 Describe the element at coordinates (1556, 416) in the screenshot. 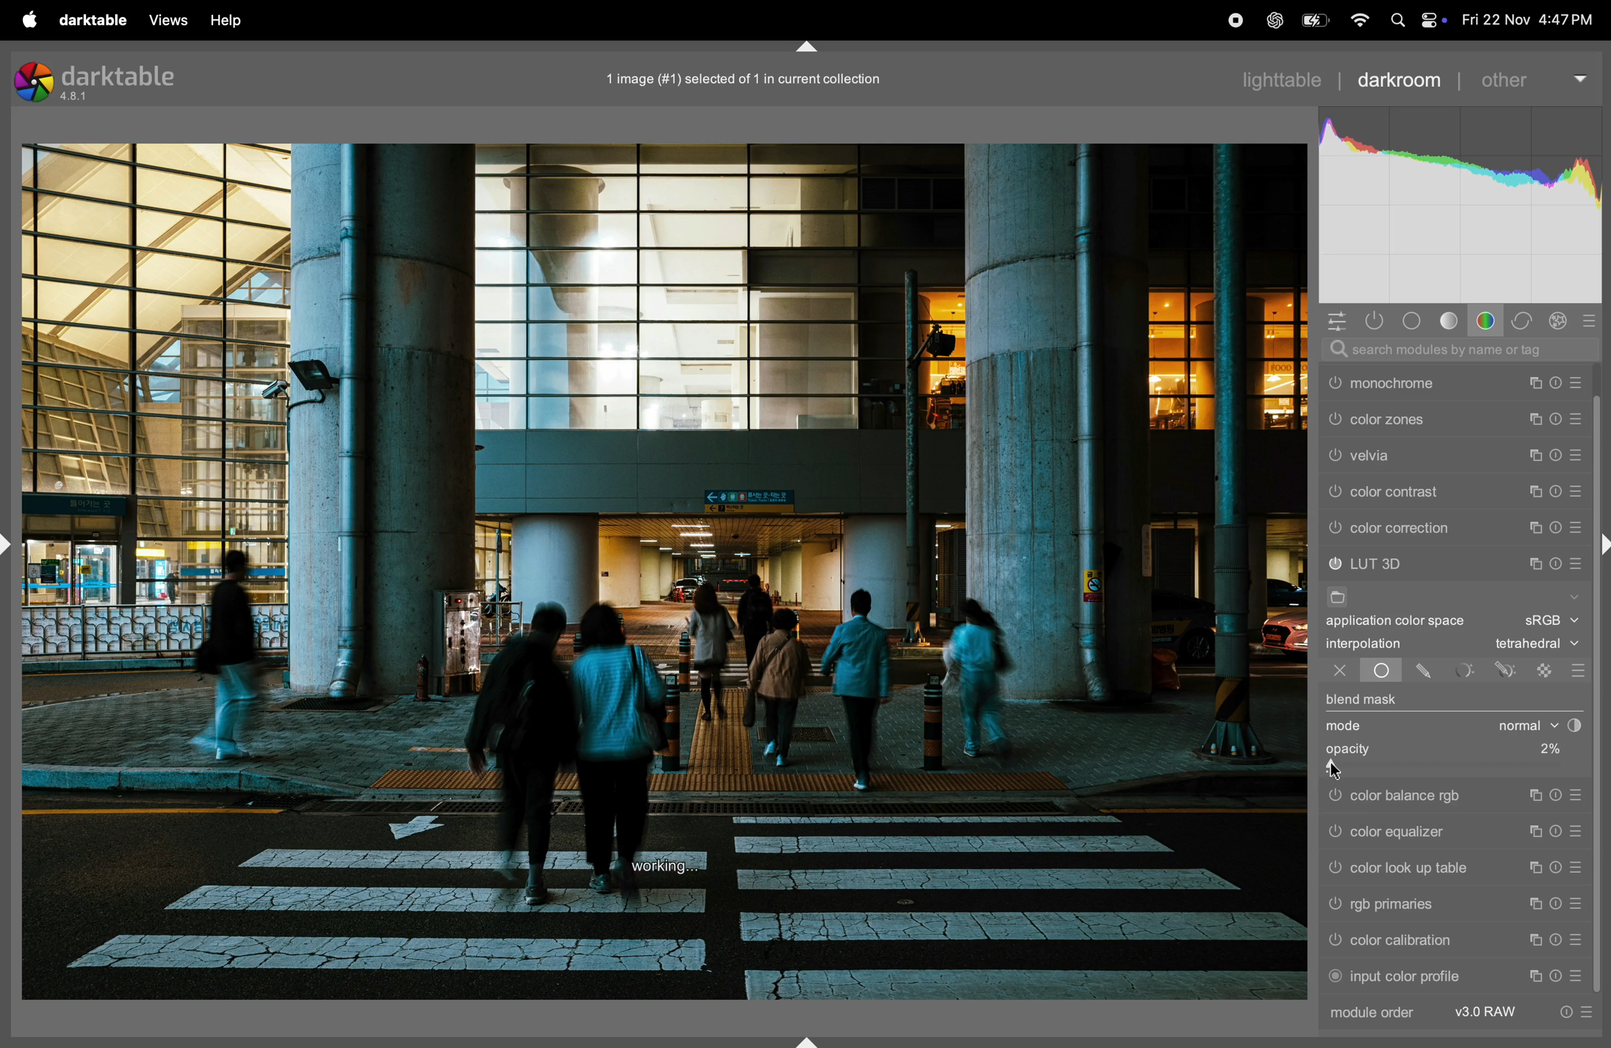

I see `reset` at that location.